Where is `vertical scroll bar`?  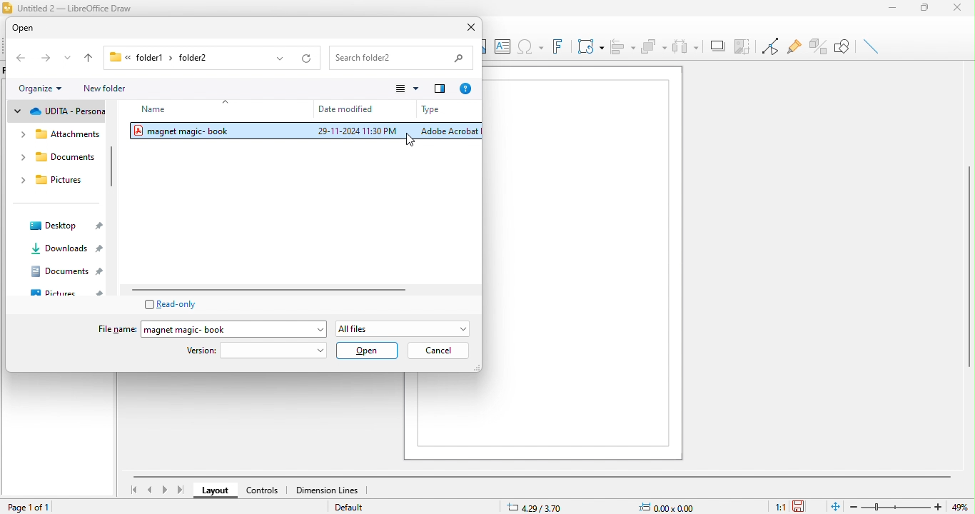
vertical scroll bar is located at coordinates (969, 269).